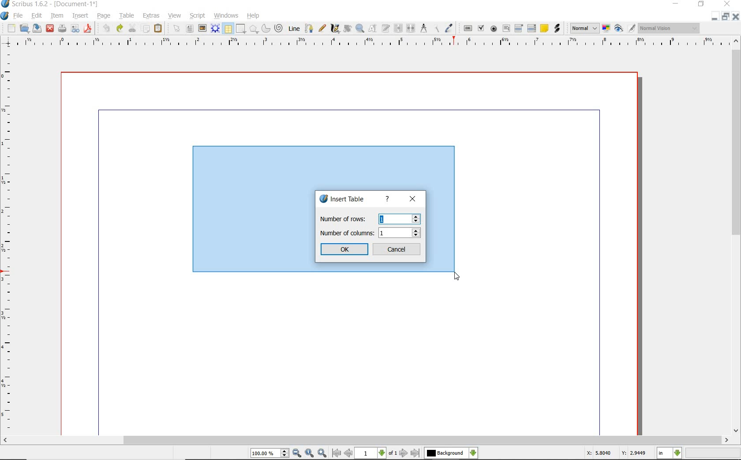 The height and width of the screenshot is (460, 741). What do you see at coordinates (359, 29) in the screenshot?
I see `zoom in or out` at bounding box center [359, 29].